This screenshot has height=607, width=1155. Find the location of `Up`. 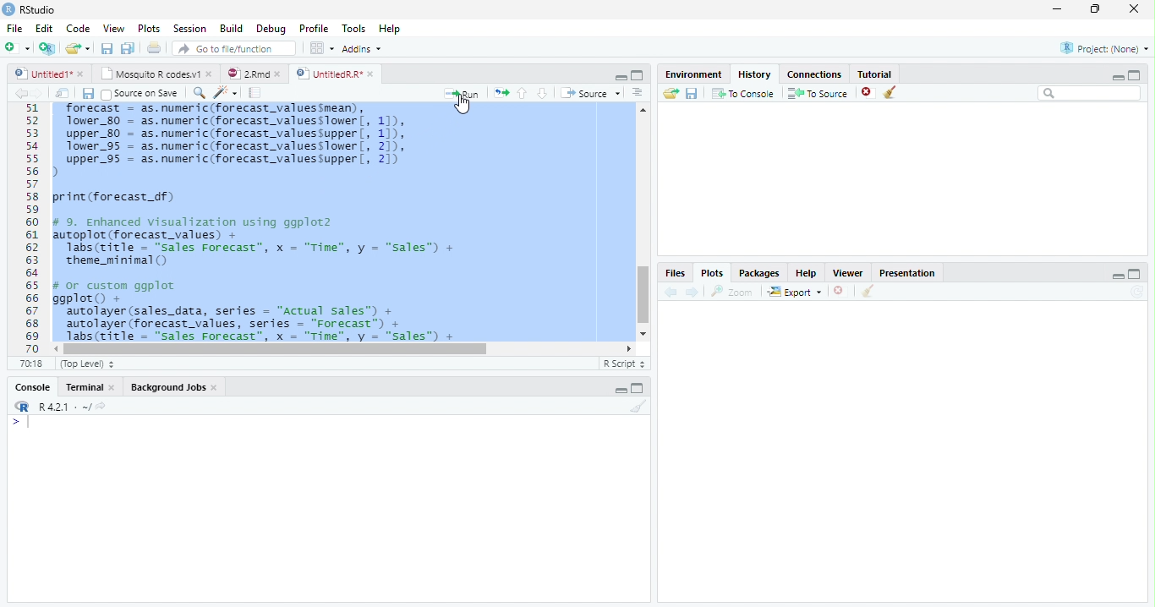

Up is located at coordinates (523, 92).